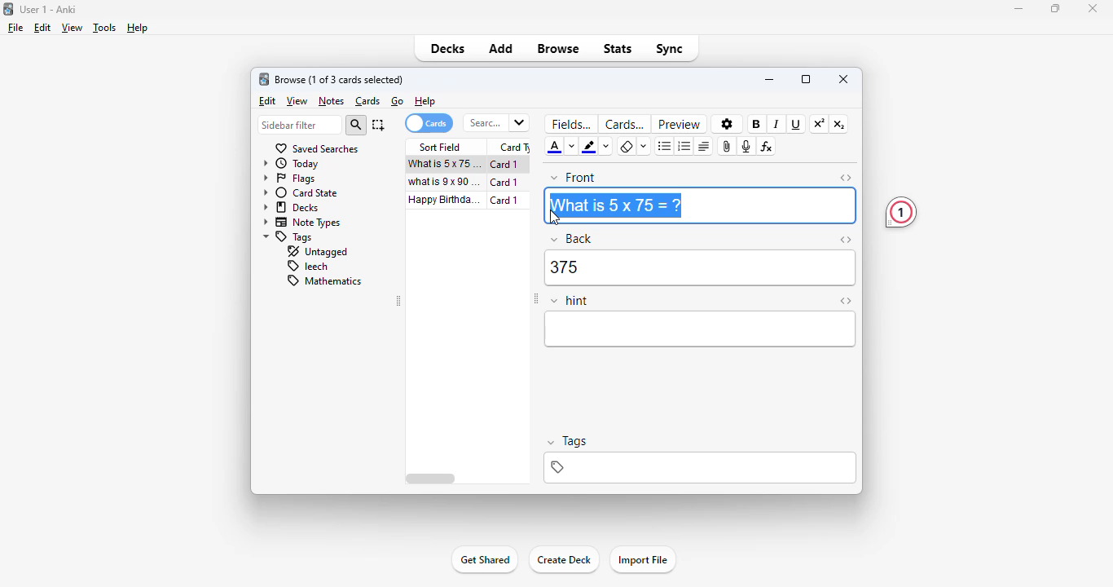 This screenshot has height=587, width=1113. I want to click on back, so click(572, 239).